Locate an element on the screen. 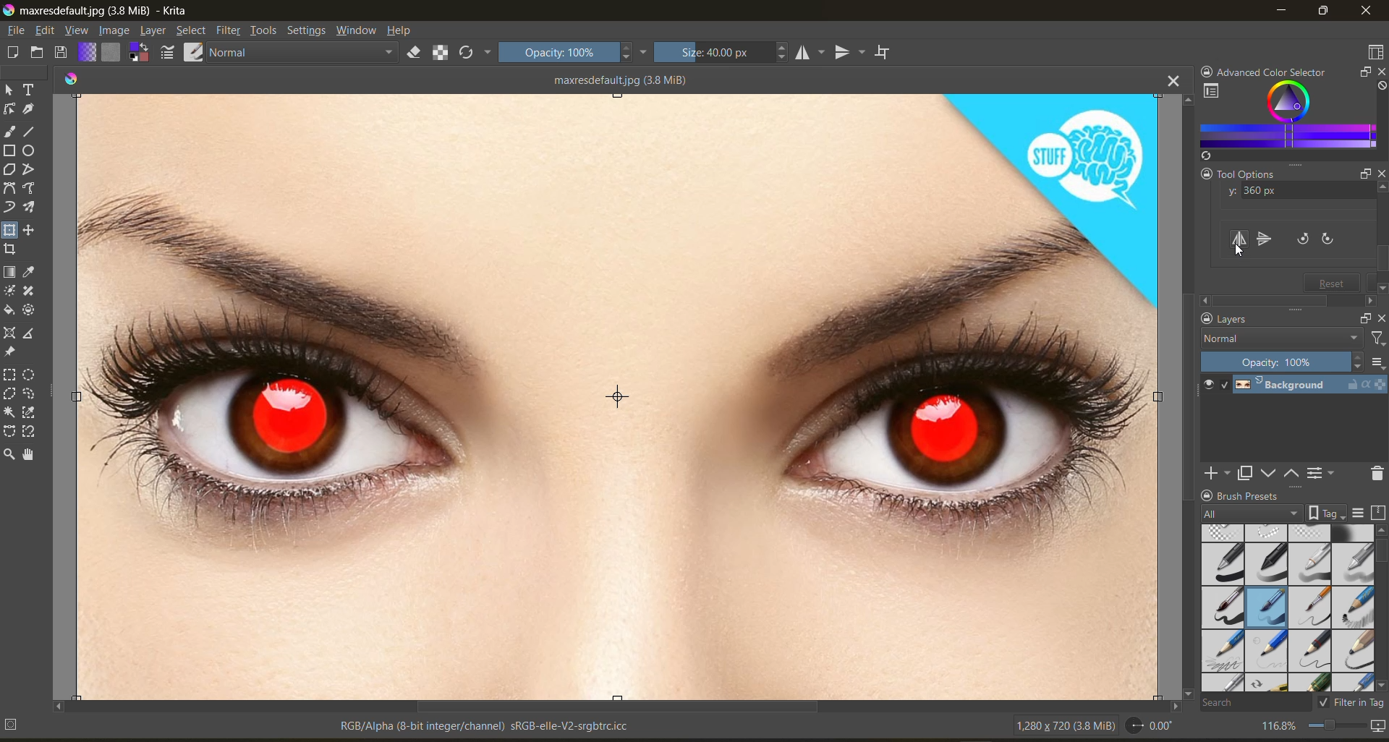  save is located at coordinates (63, 52).